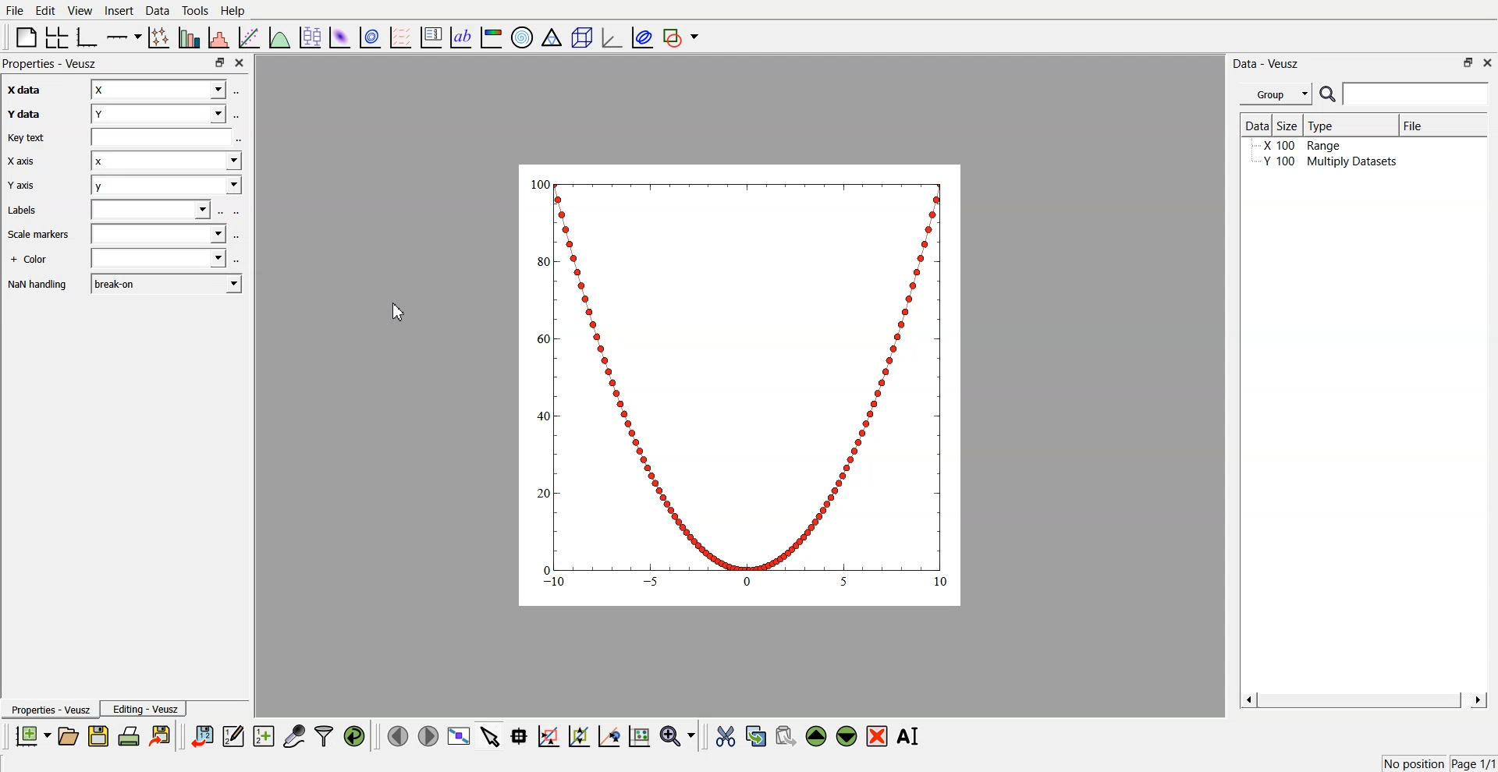 Image resolution: width=1498 pixels, height=772 pixels. What do you see at coordinates (784, 735) in the screenshot?
I see `paste the selected widgets` at bounding box center [784, 735].